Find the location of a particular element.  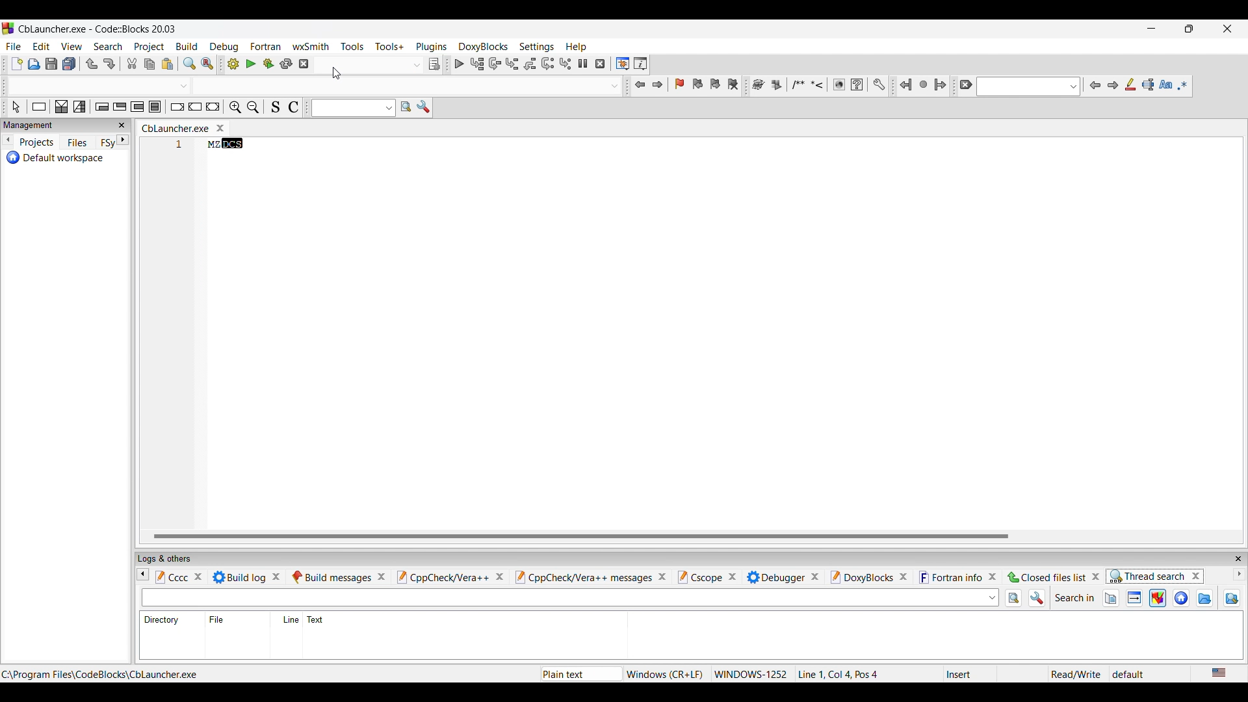

Edit menu is located at coordinates (41, 46).